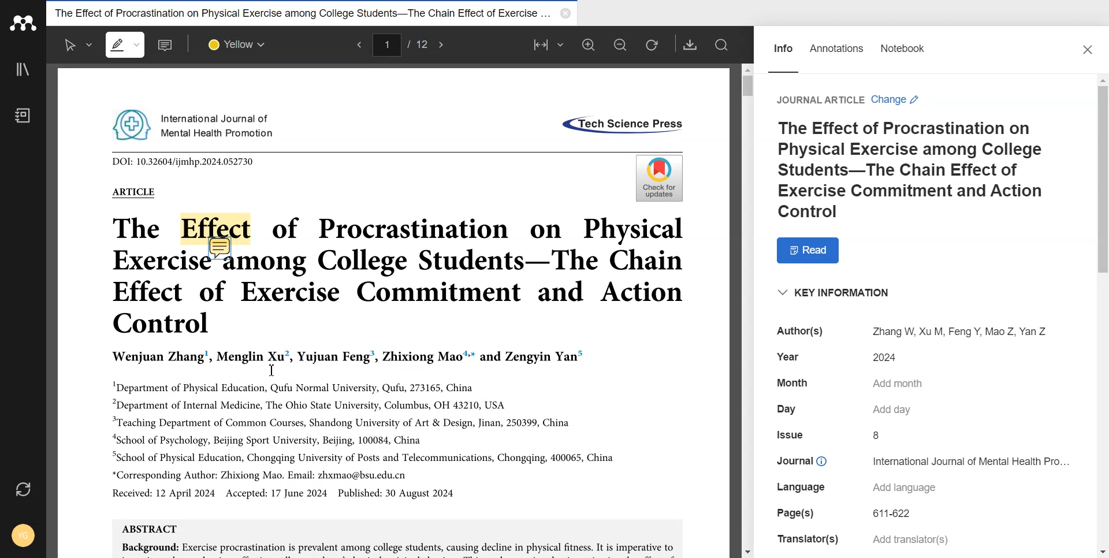 This screenshot has height=558, width=1109. What do you see at coordinates (835, 295) in the screenshot?
I see `“KEY INFORMATION` at bounding box center [835, 295].